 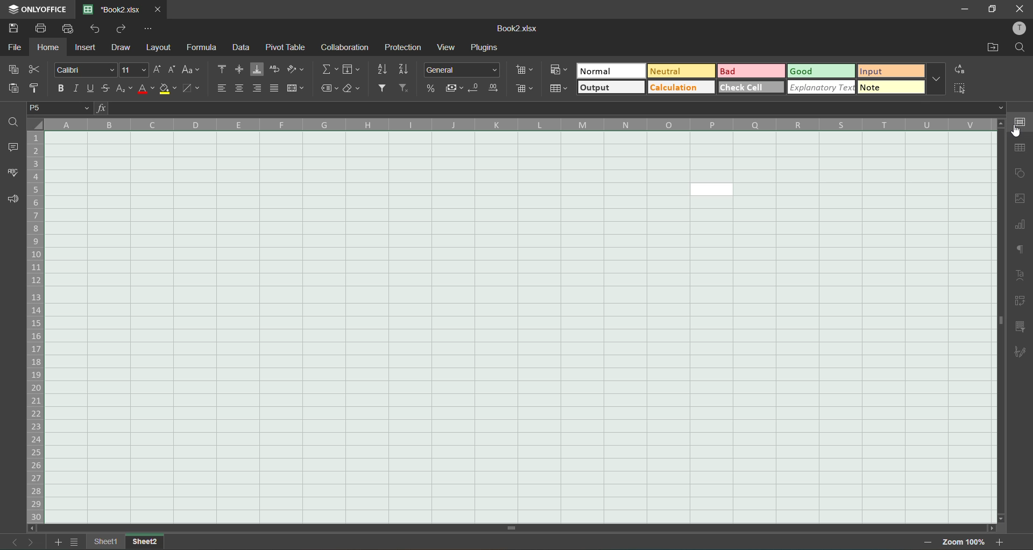 What do you see at coordinates (999, 274) in the screenshot?
I see `scroll bar` at bounding box center [999, 274].